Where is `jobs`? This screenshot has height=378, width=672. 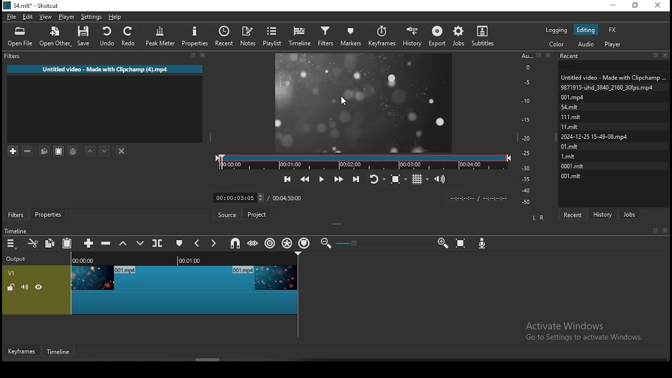 jobs is located at coordinates (458, 36).